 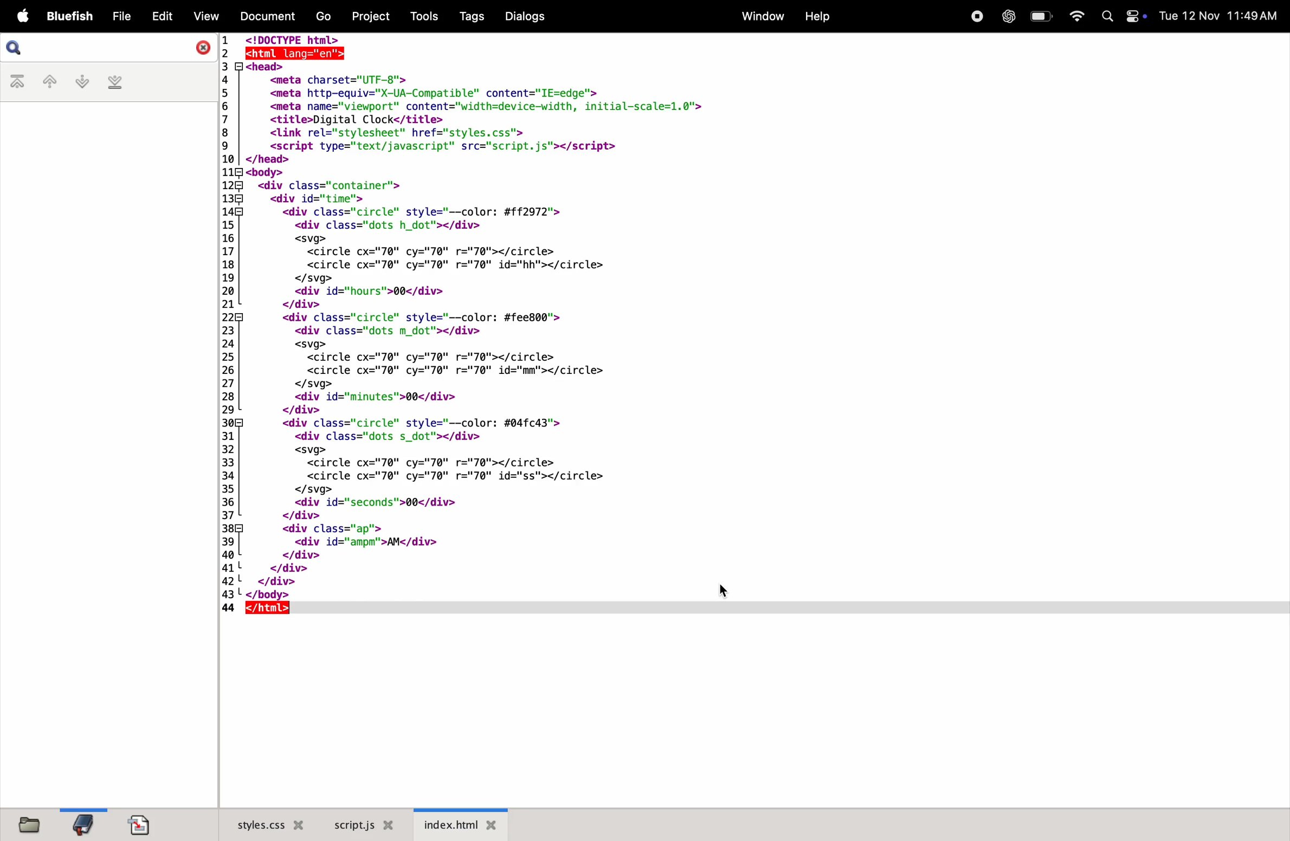 What do you see at coordinates (265, 16) in the screenshot?
I see `documents` at bounding box center [265, 16].